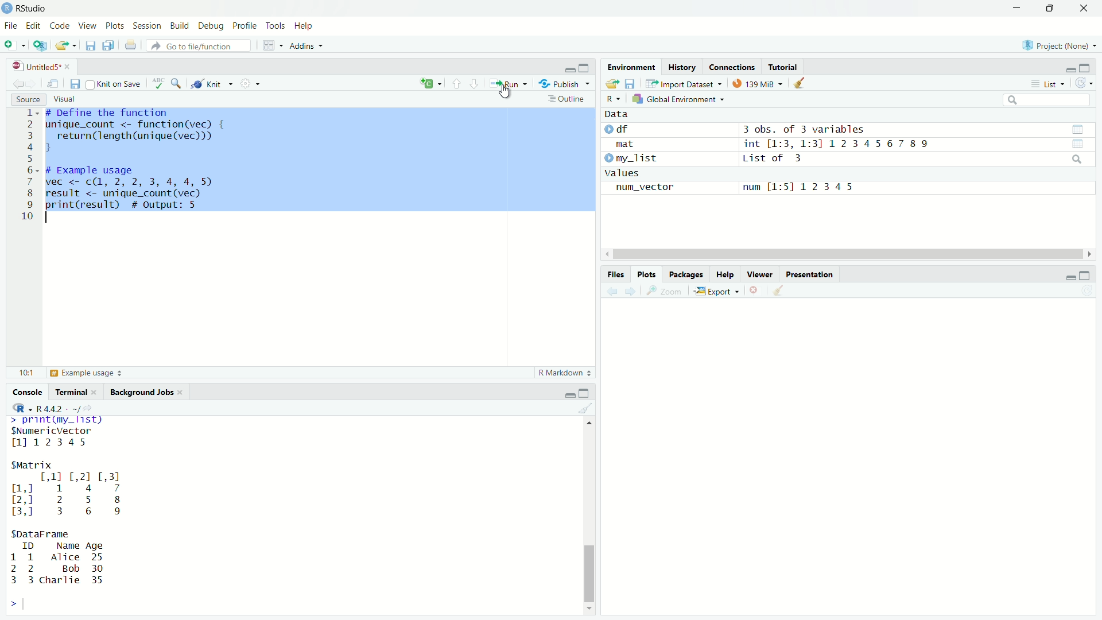  Describe the element at coordinates (509, 84) in the screenshot. I see `Run` at that location.